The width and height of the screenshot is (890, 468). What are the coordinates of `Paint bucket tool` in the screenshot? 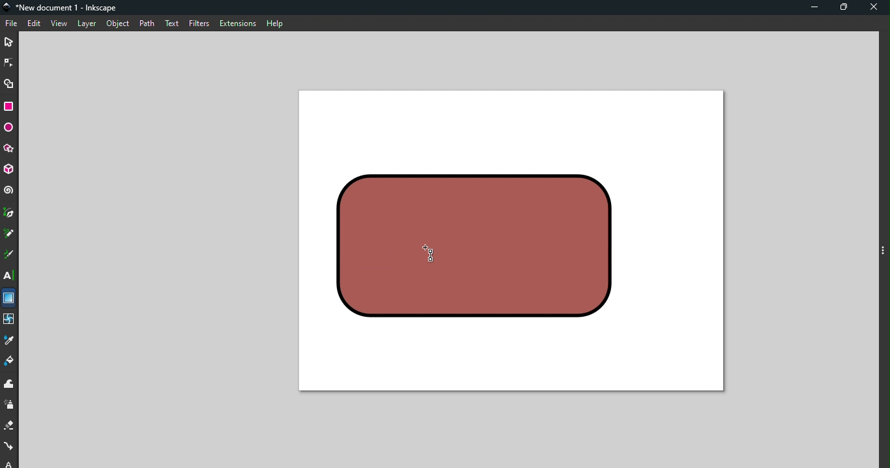 It's located at (12, 363).